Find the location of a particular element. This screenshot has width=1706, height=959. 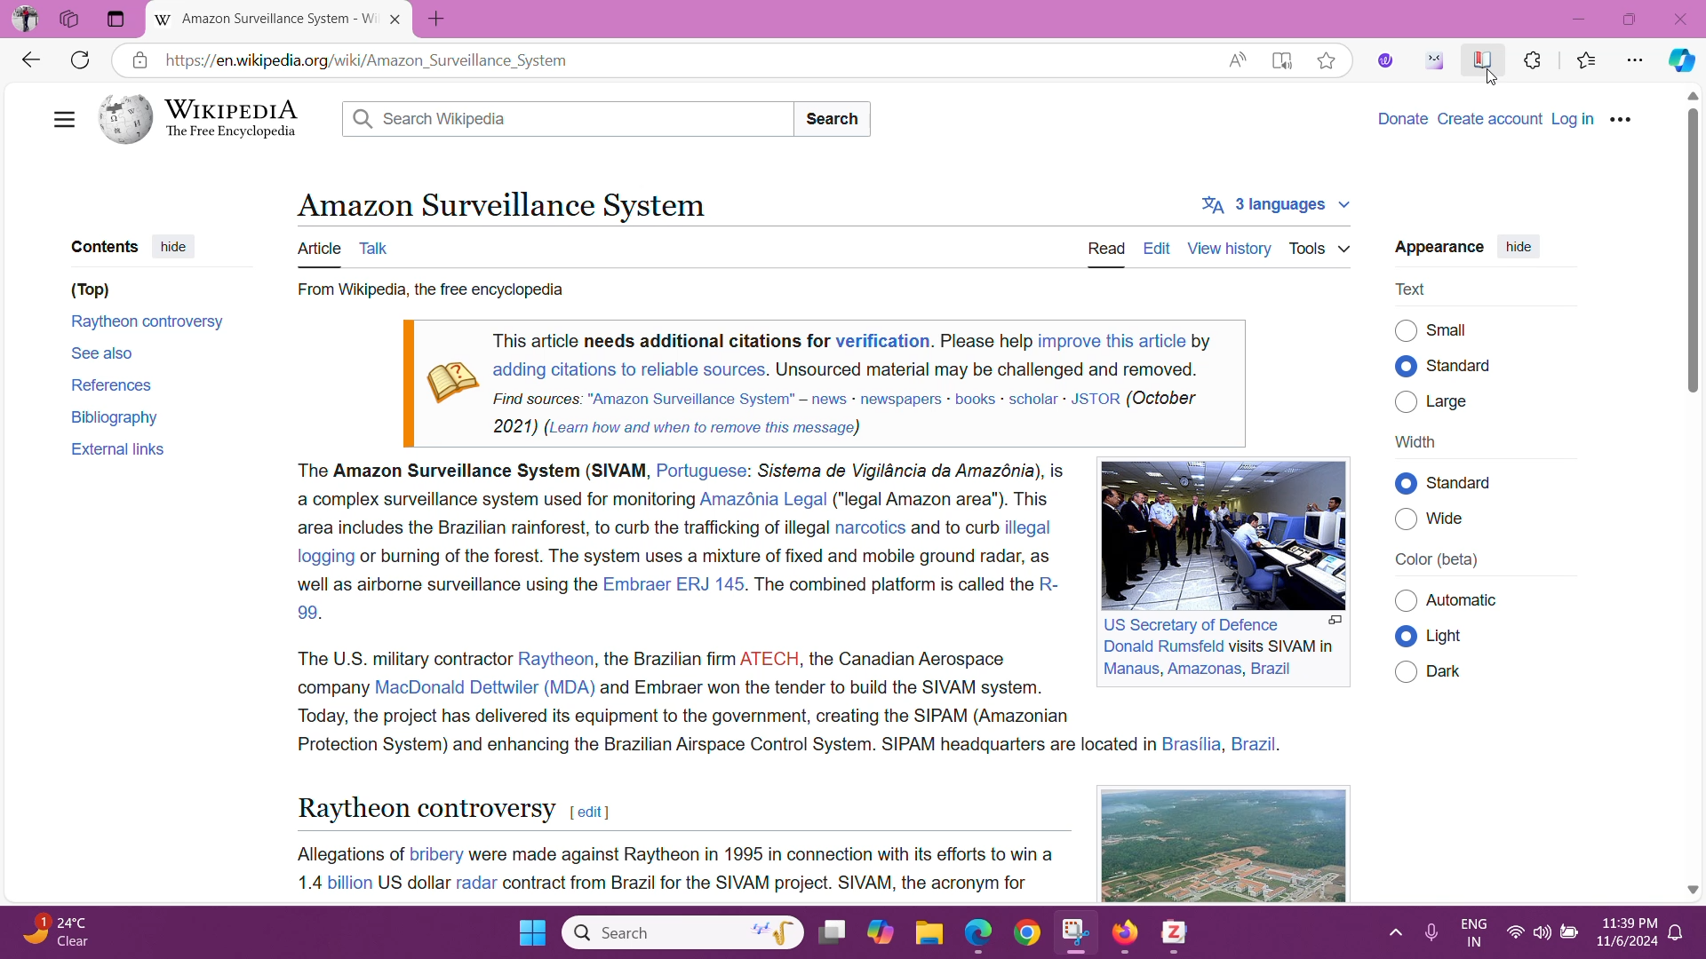

3 languages is located at coordinates (1274, 206).